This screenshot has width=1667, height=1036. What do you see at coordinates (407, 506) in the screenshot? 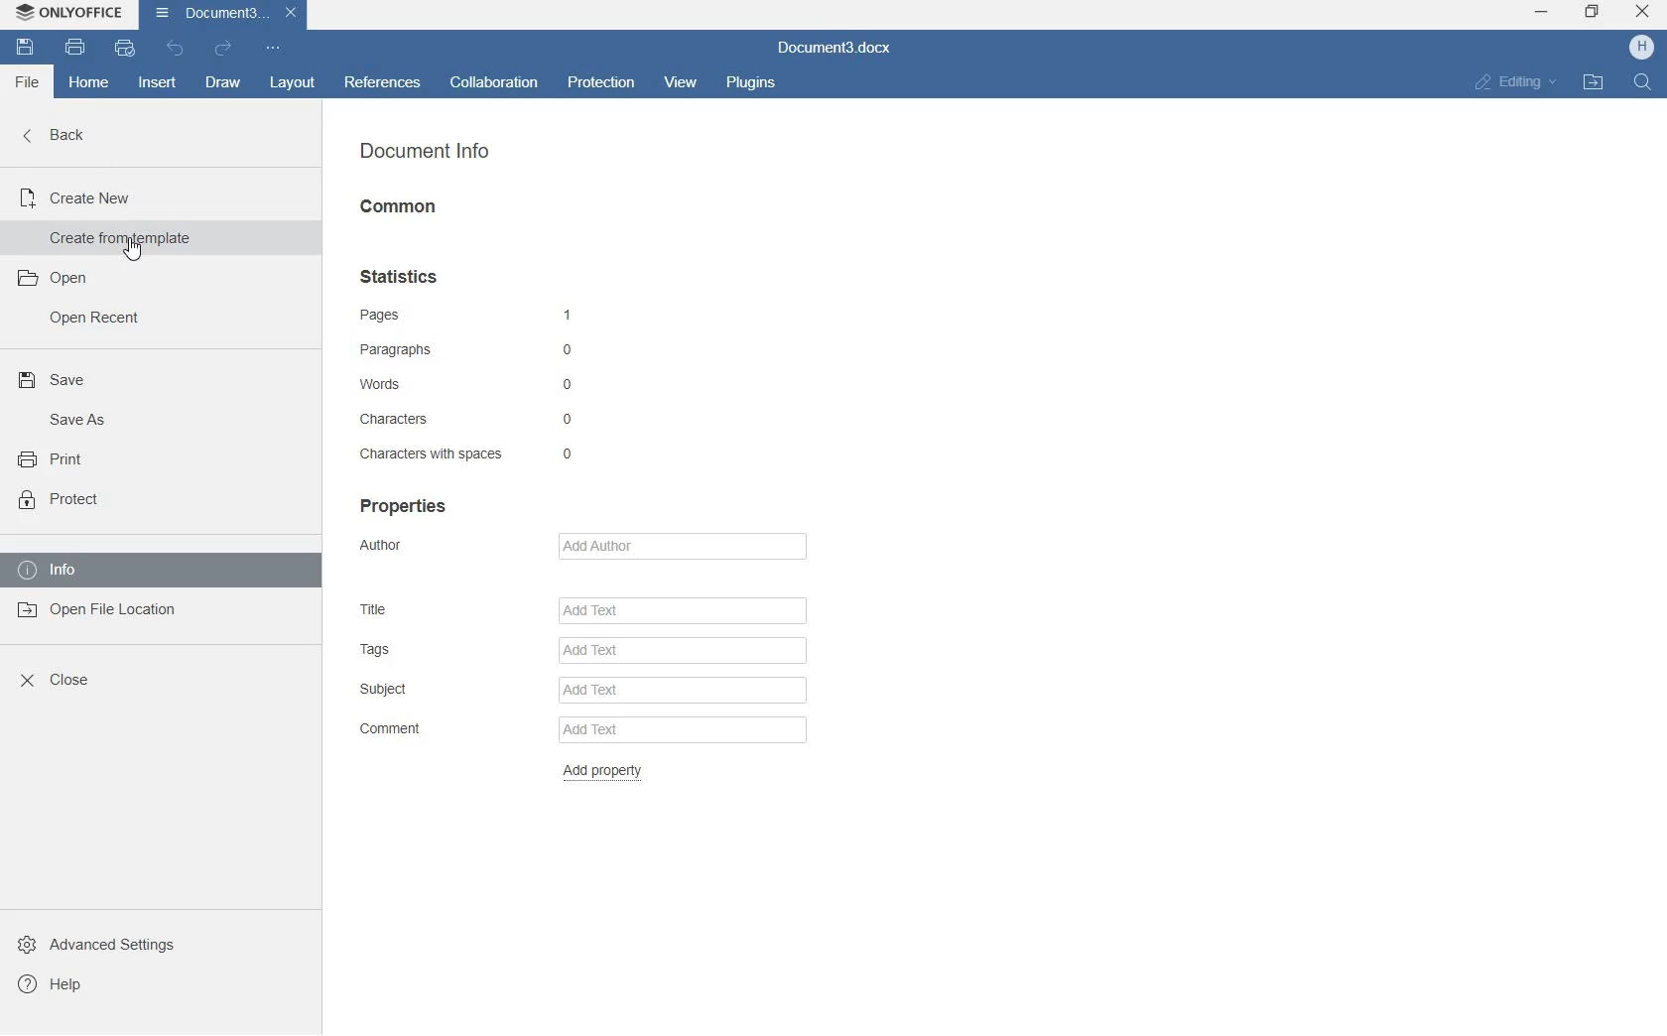
I see `properties` at bounding box center [407, 506].